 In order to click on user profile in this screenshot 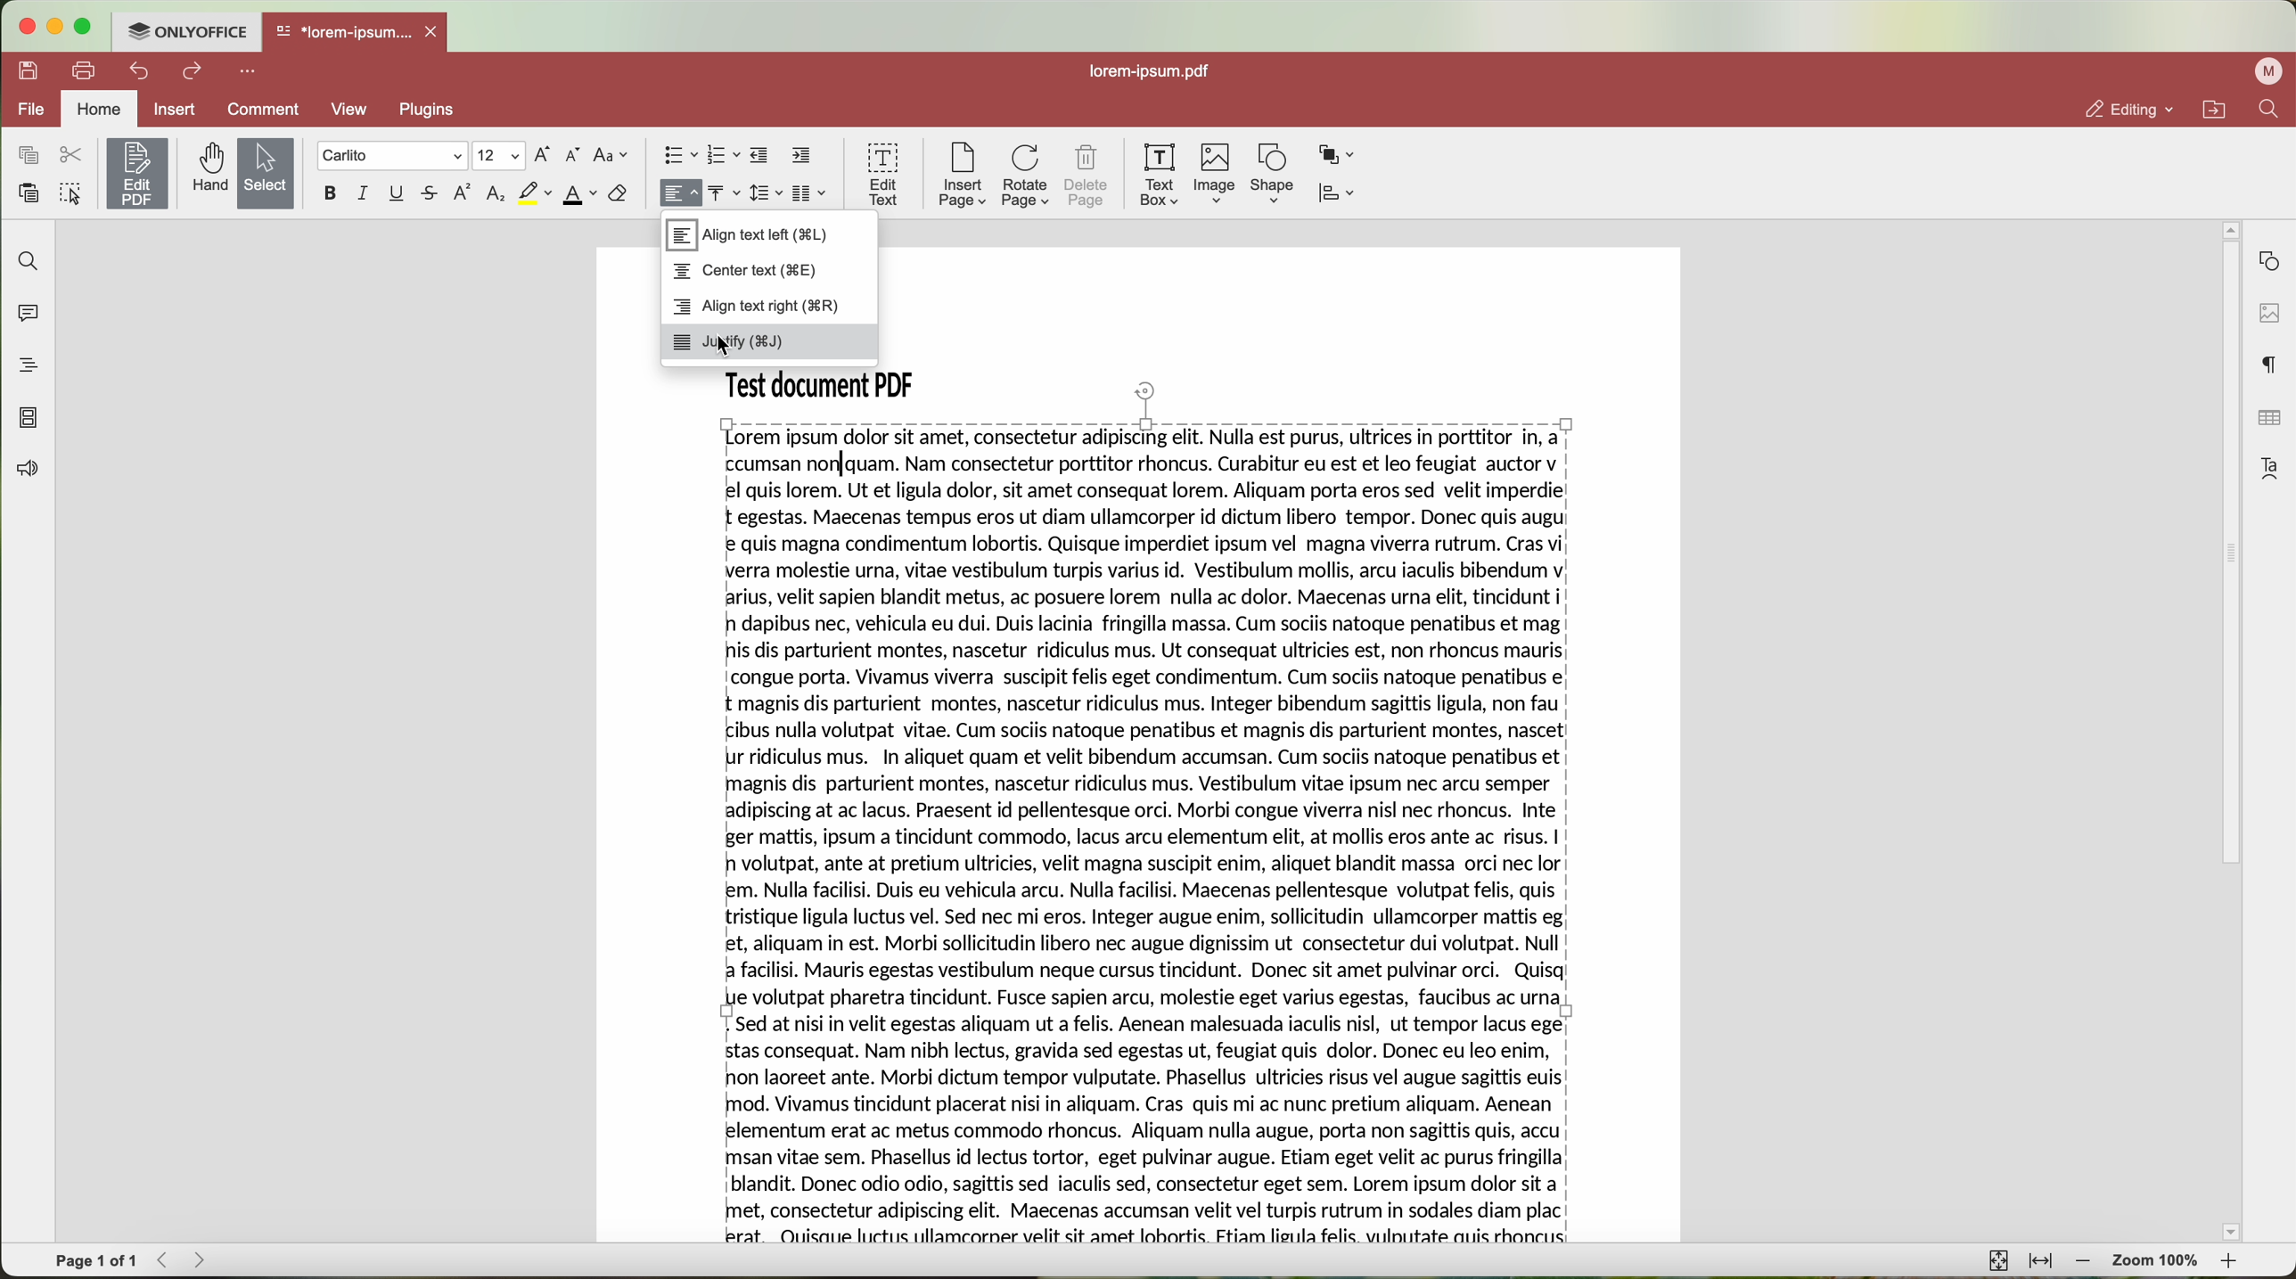, I will do `click(2268, 74)`.